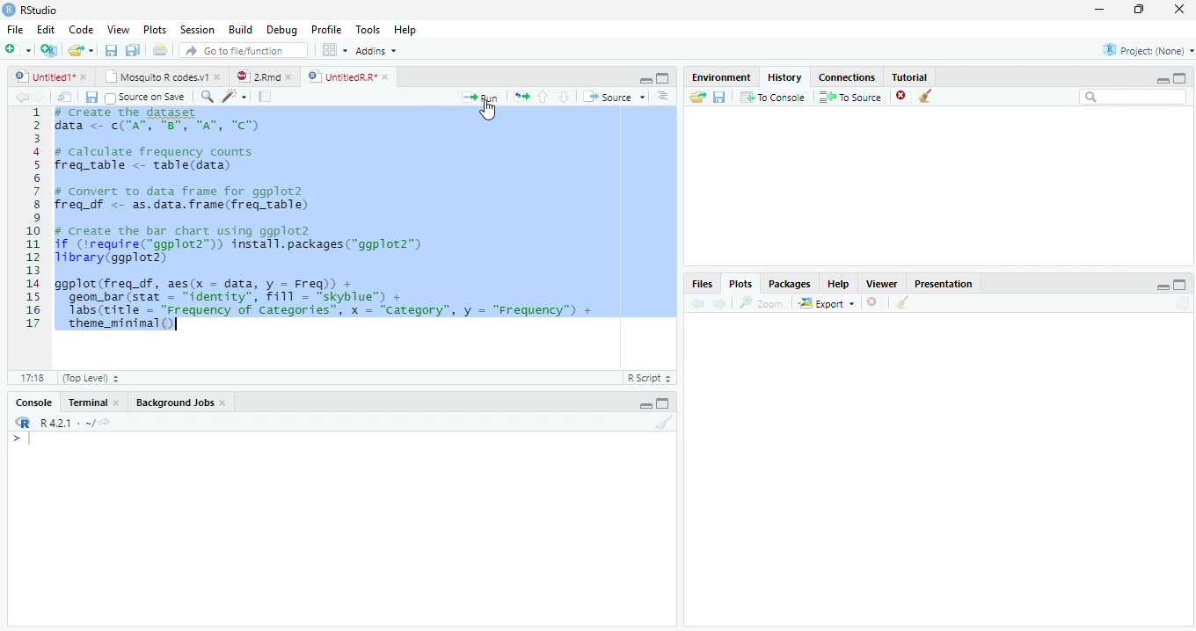 Image resolution: width=1196 pixels, height=631 pixels. Describe the element at coordinates (695, 98) in the screenshot. I see `Load workspace` at that location.